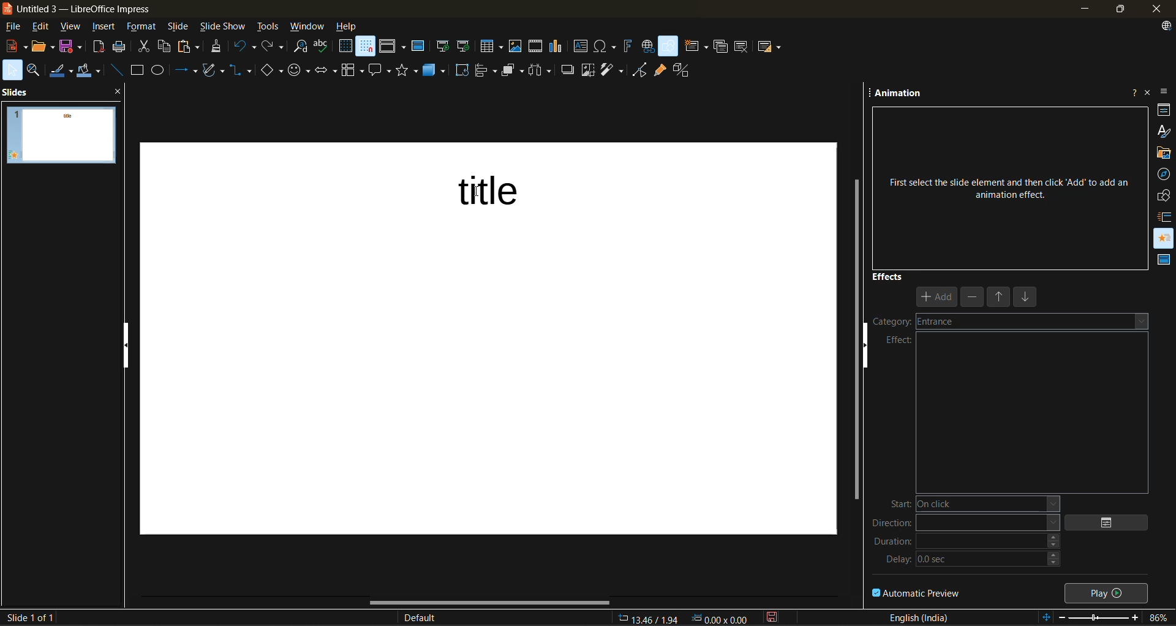  Describe the element at coordinates (20, 91) in the screenshot. I see `slides` at that location.